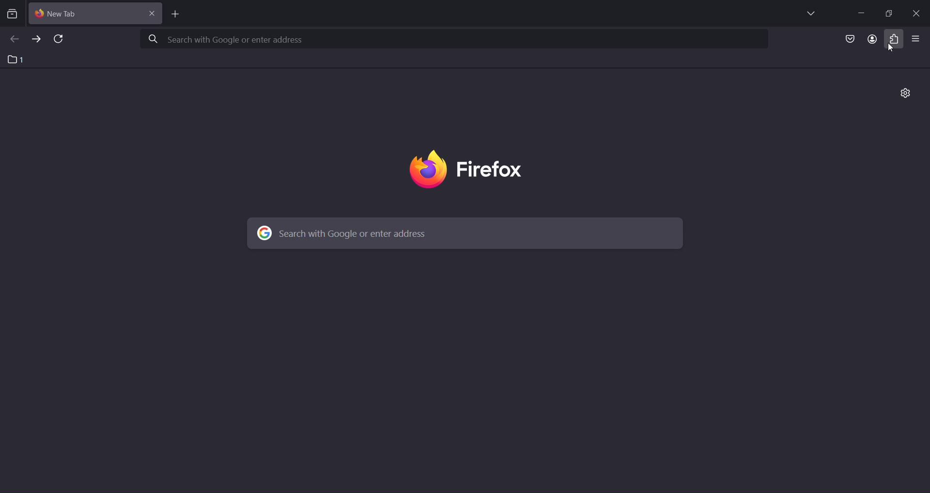 The width and height of the screenshot is (930, 493). Describe the element at coordinates (467, 234) in the screenshot. I see `search with google or enter address` at that location.